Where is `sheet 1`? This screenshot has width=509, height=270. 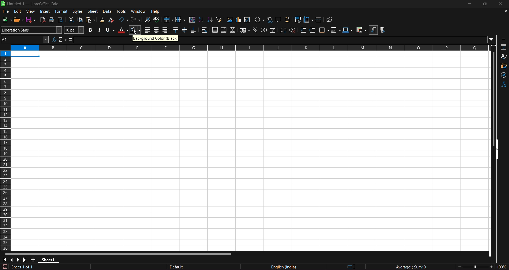 sheet 1 is located at coordinates (49, 259).